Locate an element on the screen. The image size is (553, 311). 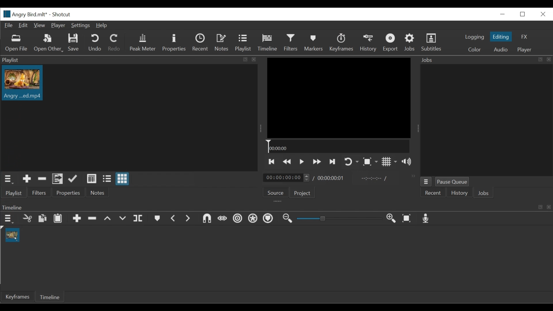
Toggle player looping is located at coordinates (351, 161).